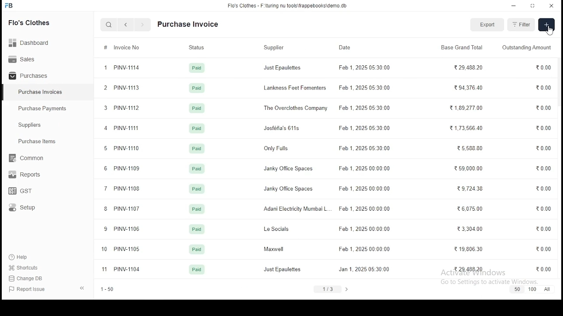 This screenshot has height=316, width=563. I want to click on 4, so click(106, 129).